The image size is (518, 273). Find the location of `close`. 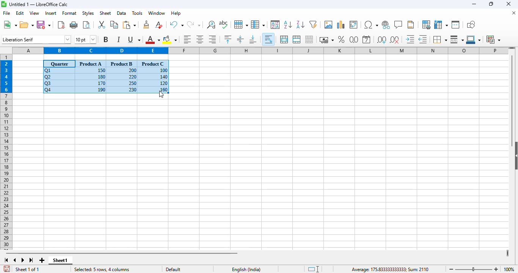

close is located at coordinates (508, 4).